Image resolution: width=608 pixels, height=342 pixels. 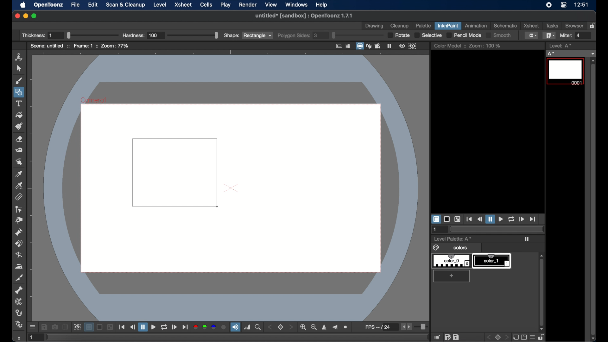 What do you see at coordinates (452, 276) in the screenshot?
I see `add color` at bounding box center [452, 276].